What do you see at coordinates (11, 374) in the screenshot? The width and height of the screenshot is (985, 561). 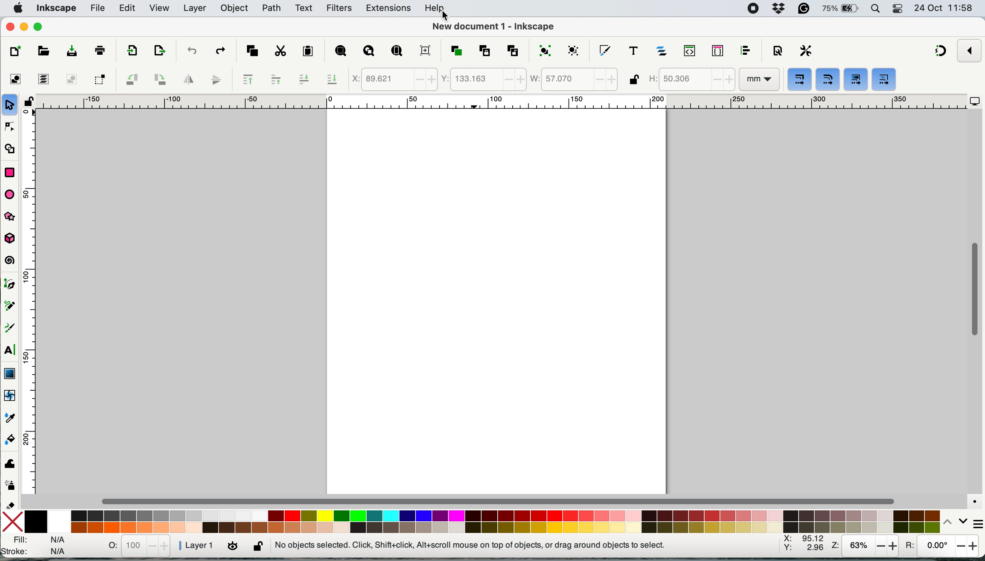 I see `gradient tool` at bounding box center [11, 374].